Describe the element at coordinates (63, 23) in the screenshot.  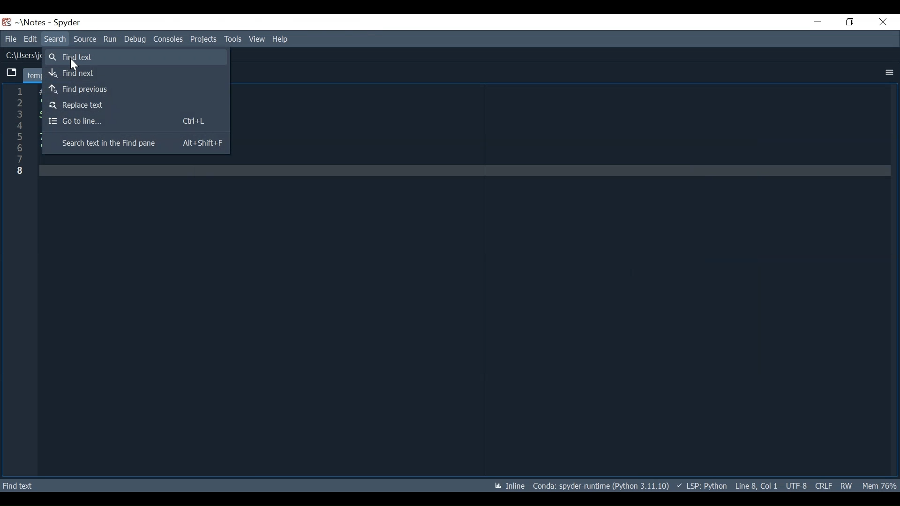
I see `Spyder` at that location.